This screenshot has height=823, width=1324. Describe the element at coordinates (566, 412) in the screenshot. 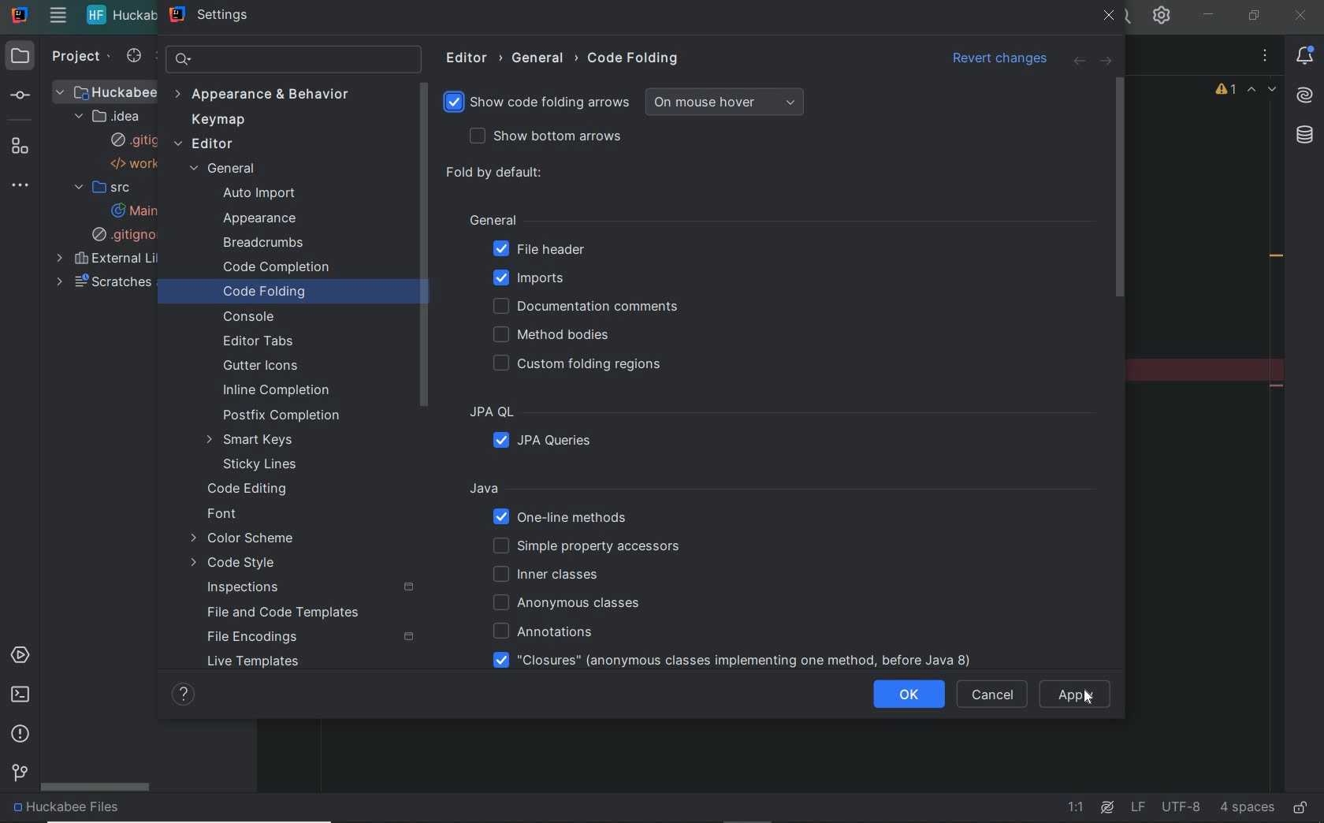

I see `JPA QL` at that location.